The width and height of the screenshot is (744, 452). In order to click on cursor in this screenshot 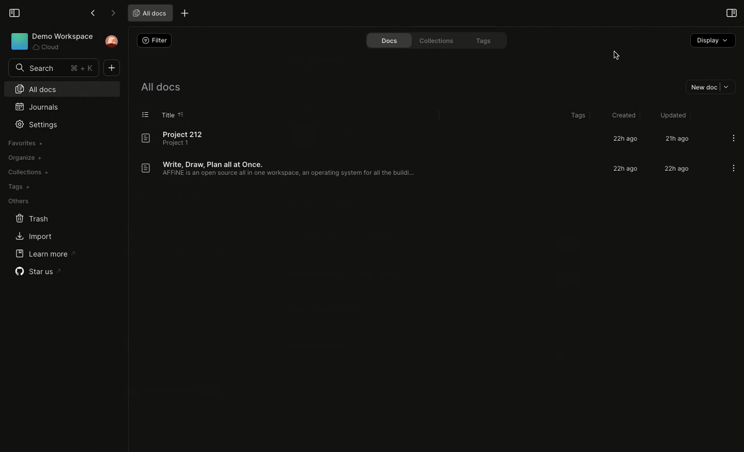, I will do `click(616, 52)`.